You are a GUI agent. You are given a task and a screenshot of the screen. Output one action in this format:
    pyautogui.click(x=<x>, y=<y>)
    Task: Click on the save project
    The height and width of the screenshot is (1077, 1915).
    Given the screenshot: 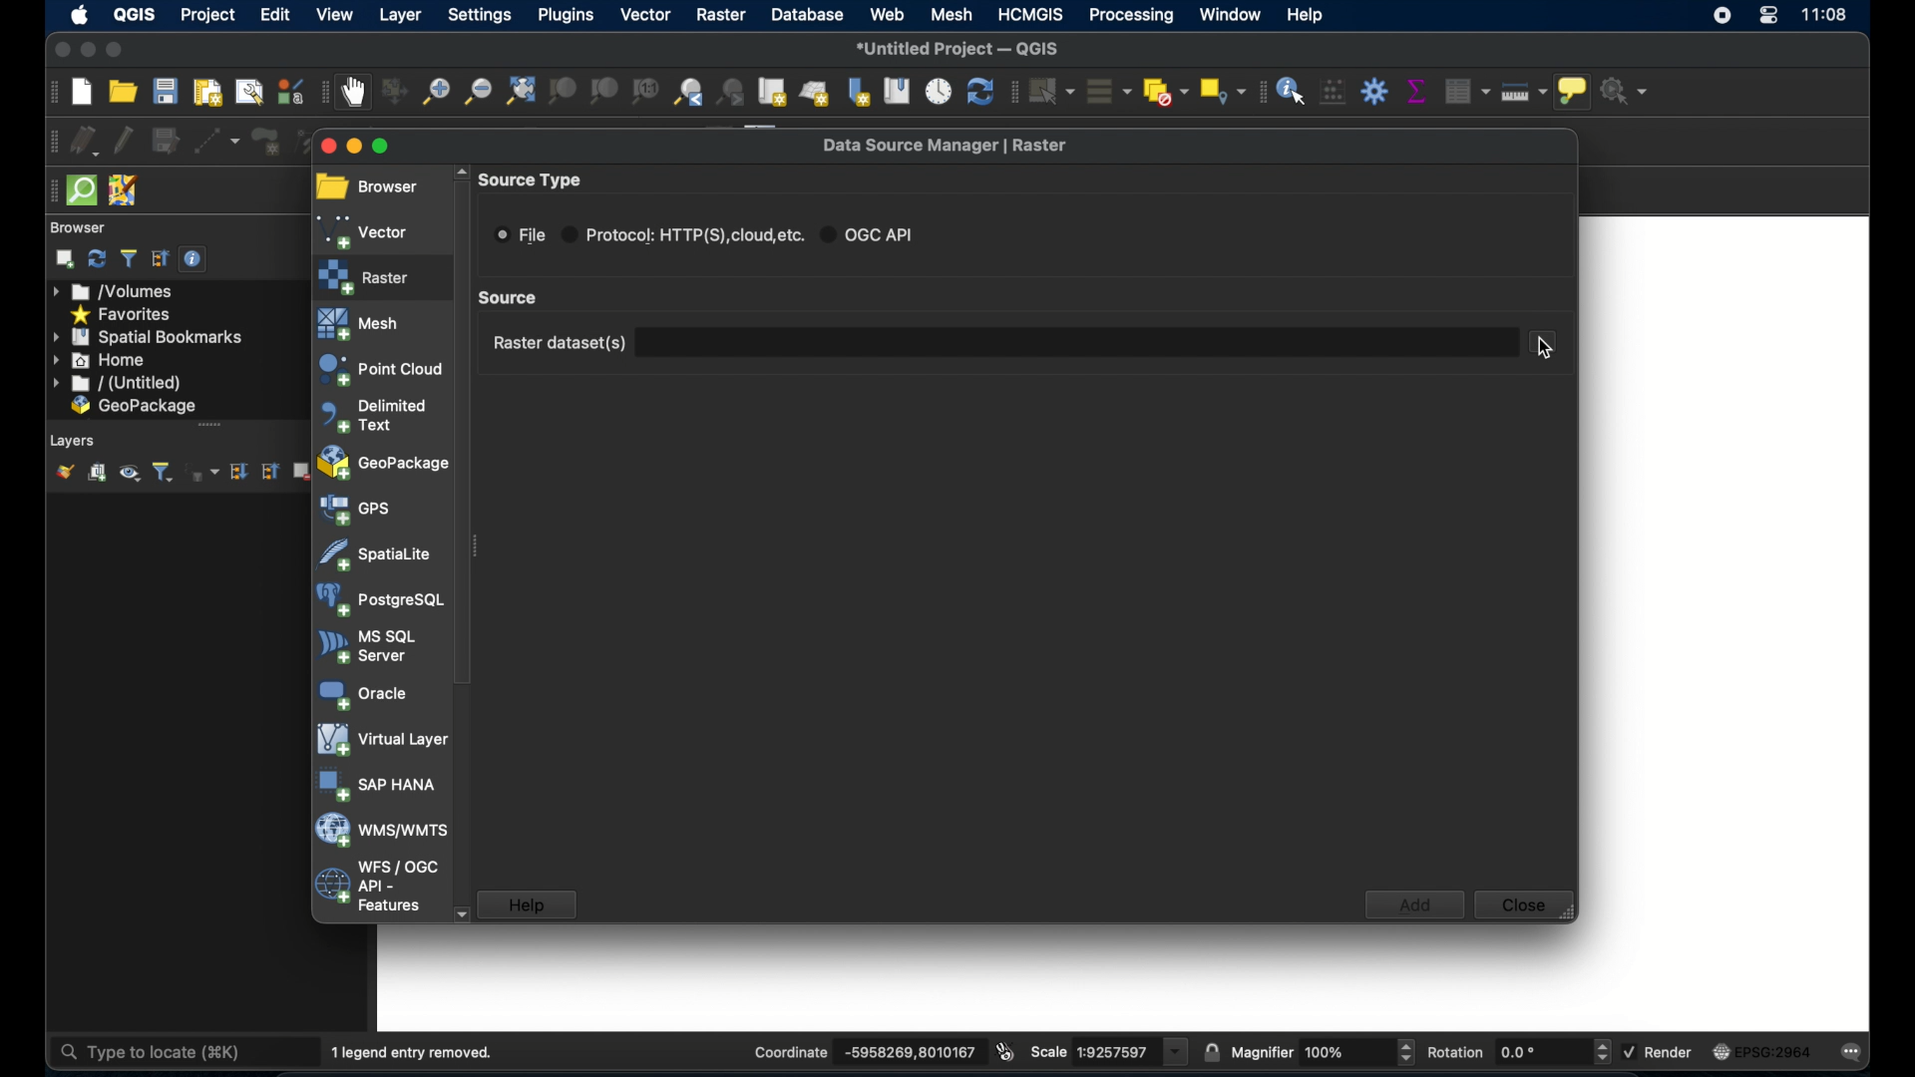 What is the action you would take?
    pyautogui.click(x=166, y=92)
    